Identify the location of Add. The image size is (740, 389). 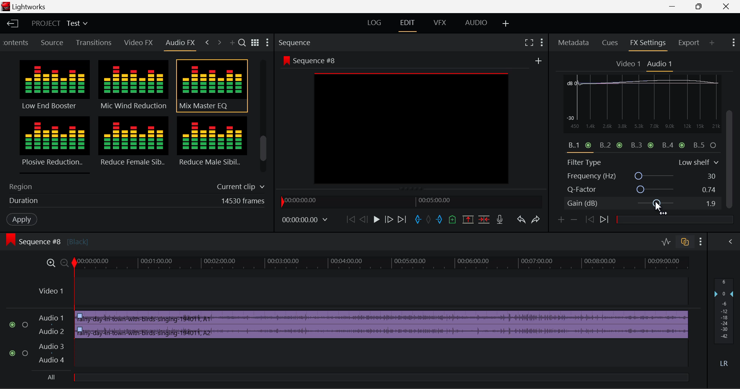
(538, 61).